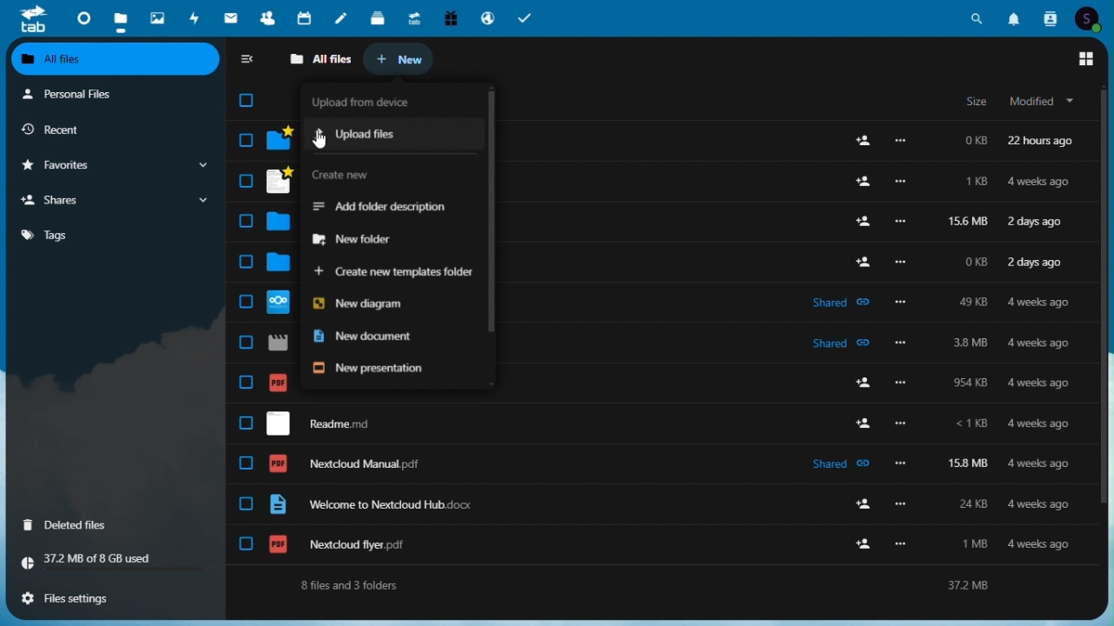 The image size is (1114, 626). Describe the element at coordinates (1088, 17) in the screenshot. I see `Account icon` at that location.